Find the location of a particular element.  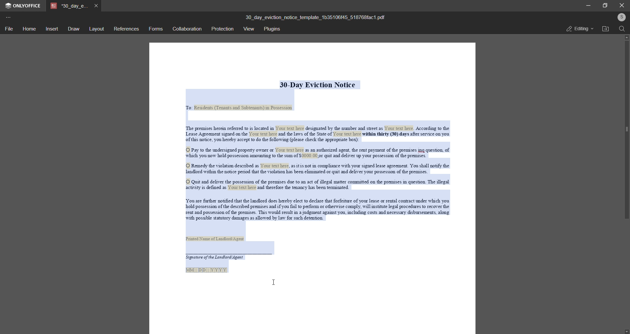

Onlyoffice logo and name is located at coordinates (25, 6).